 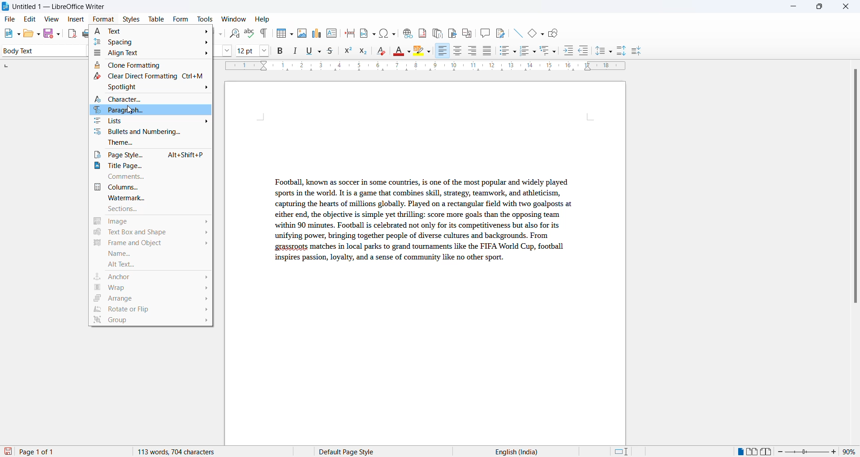 What do you see at coordinates (280, 51) in the screenshot?
I see `bold` at bounding box center [280, 51].